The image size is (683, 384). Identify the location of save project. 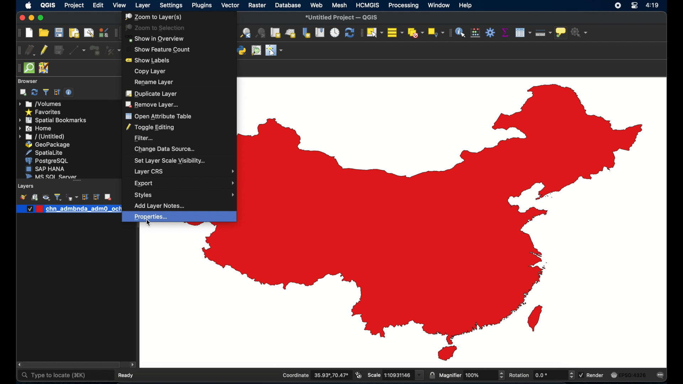
(58, 32).